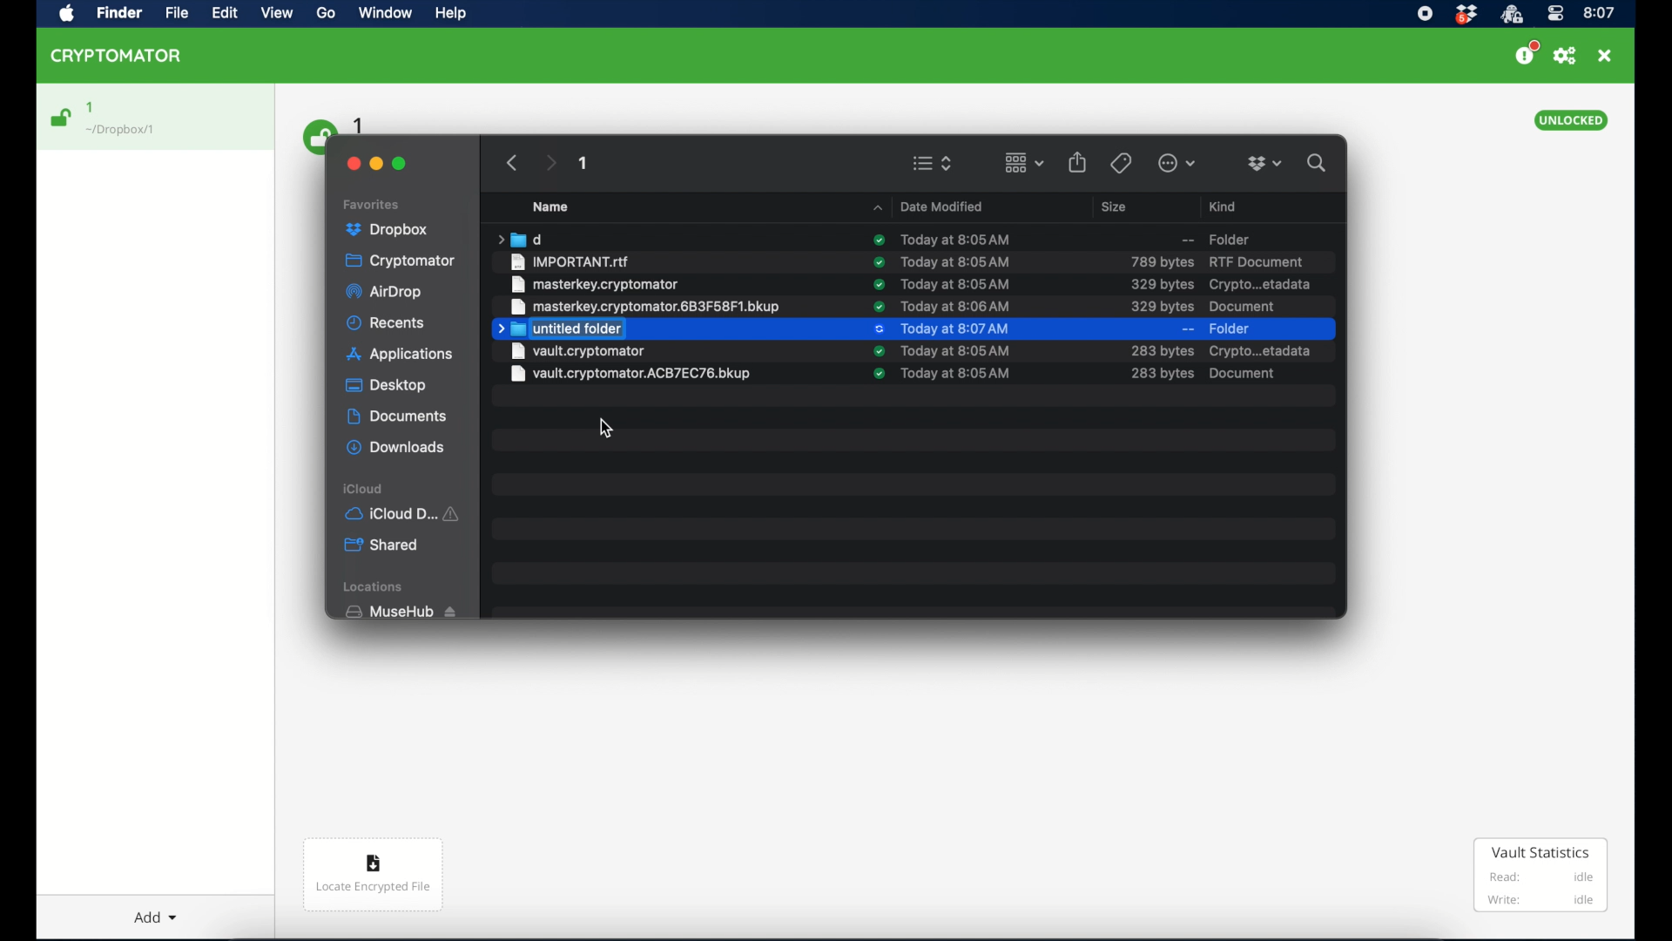  I want to click on file name, so click(631, 352).